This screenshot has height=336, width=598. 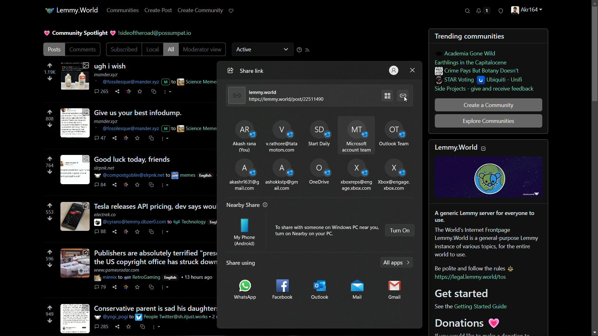 What do you see at coordinates (501, 12) in the screenshot?
I see `security` at bounding box center [501, 12].